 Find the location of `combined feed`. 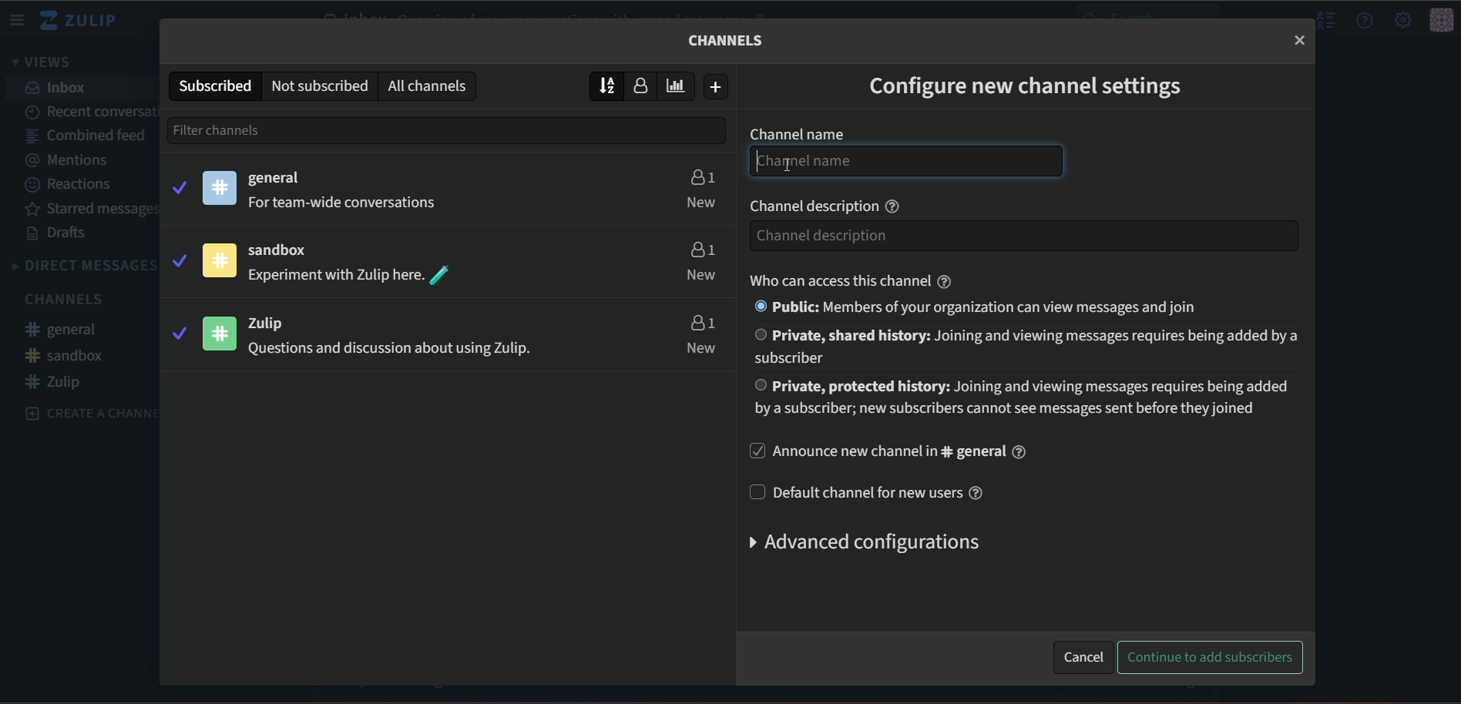

combined feed is located at coordinates (82, 135).